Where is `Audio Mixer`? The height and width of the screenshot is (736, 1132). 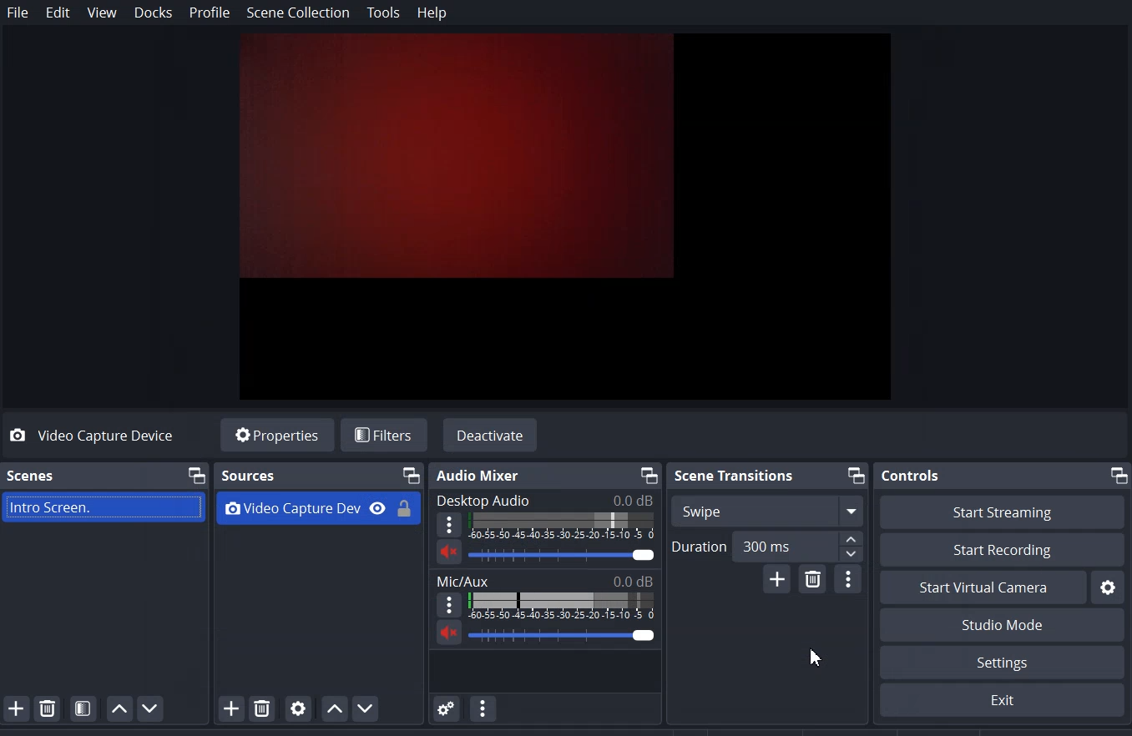
Audio Mixer is located at coordinates (484, 474).